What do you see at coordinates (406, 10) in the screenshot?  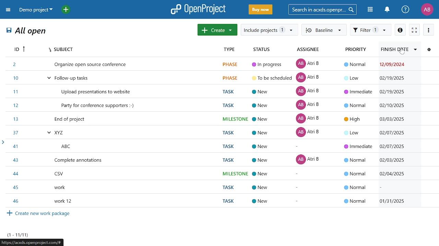 I see `help` at bounding box center [406, 10].